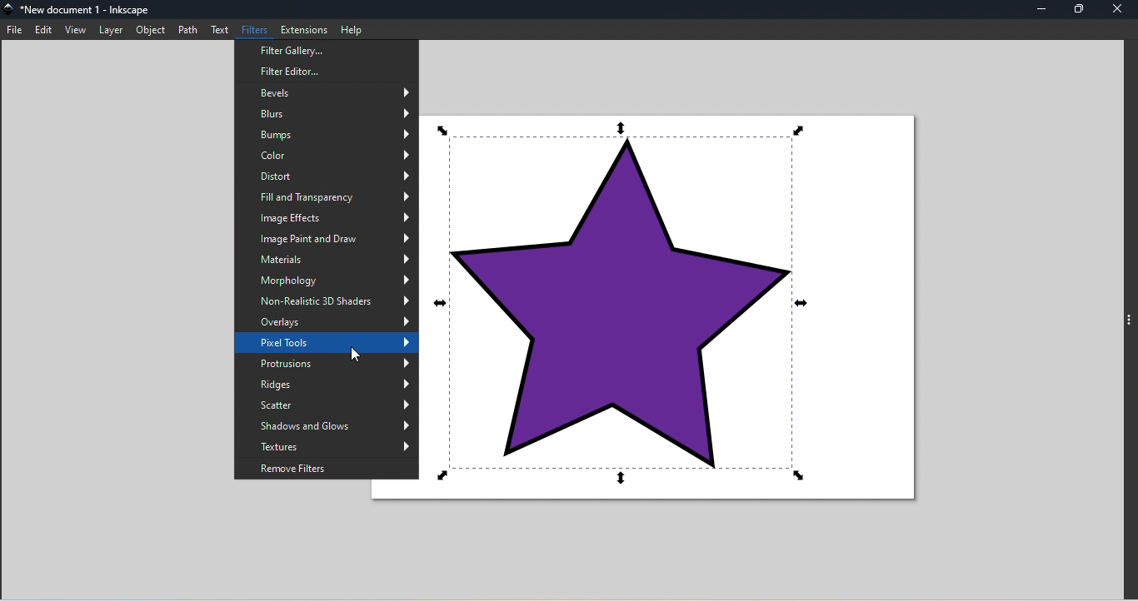 The width and height of the screenshot is (1138, 601). Describe the element at coordinates (152, 31) in the screenshot. I see `Object` at that location.